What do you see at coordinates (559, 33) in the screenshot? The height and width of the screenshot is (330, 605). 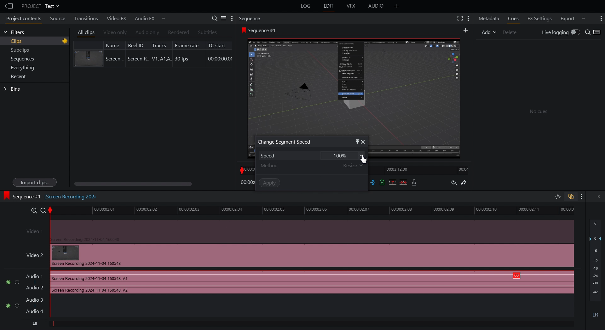 I see `Live Logging` at bounding box center [559, 33].